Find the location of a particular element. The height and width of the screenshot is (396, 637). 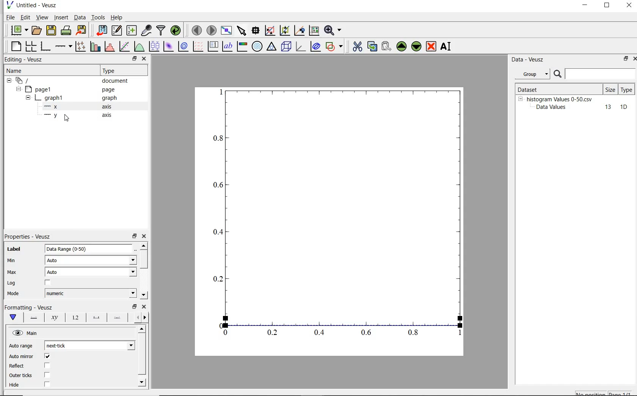

group is located at coordinates (532, 74).